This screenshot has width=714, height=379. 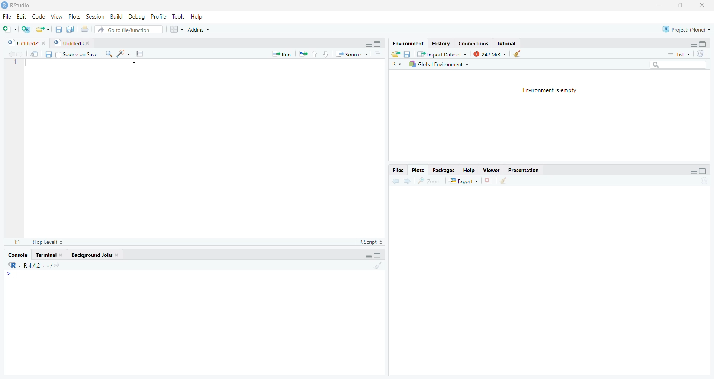 What do you see at coordinates (39, 17) in the screenshot?
I see `Code` at bounding box center [39, 17].